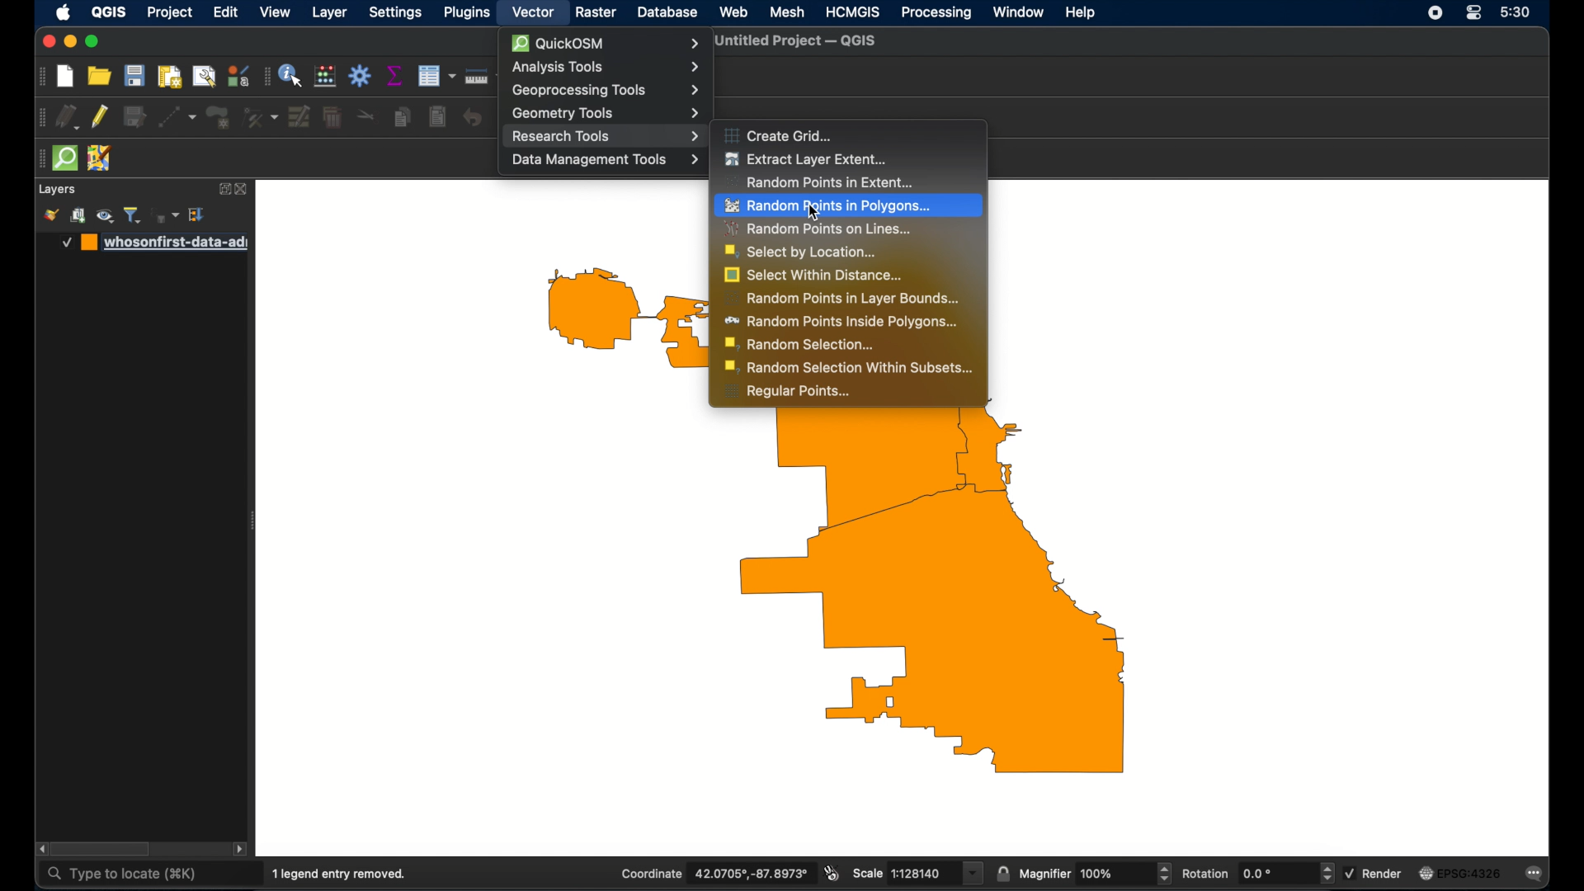  What do you see at coordinates (57, 190) in the screenshot?
I see `layers` at bounding box center [57, 190].